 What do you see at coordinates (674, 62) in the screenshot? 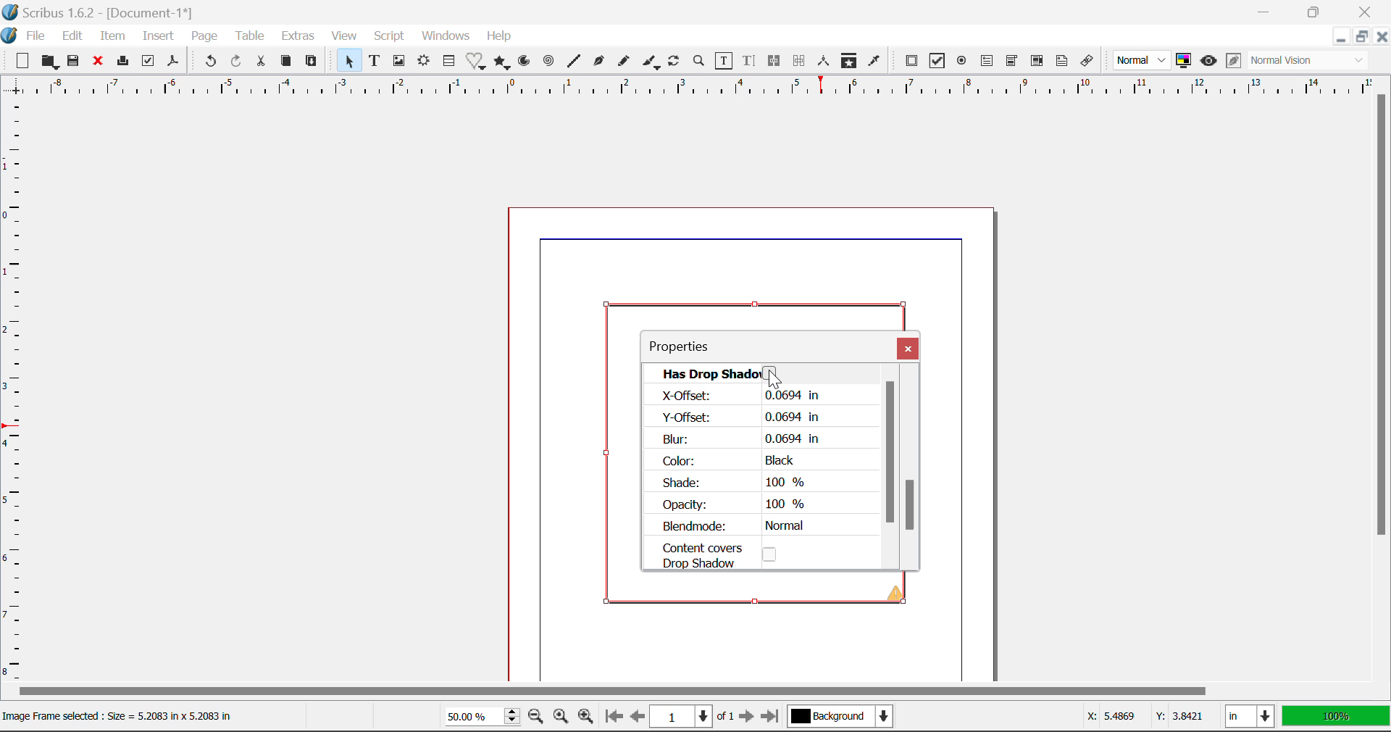
I see `Refresh` at bounding box center [674, 62].